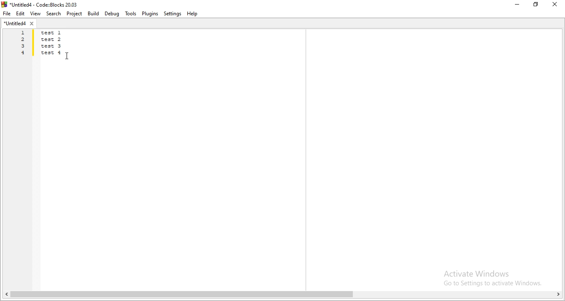 The width and height of the screenshot is (565, 301). What do you see at coordinates (536, 6) in the screenshot?
I see `Restore` at bounding box center [536, 6].